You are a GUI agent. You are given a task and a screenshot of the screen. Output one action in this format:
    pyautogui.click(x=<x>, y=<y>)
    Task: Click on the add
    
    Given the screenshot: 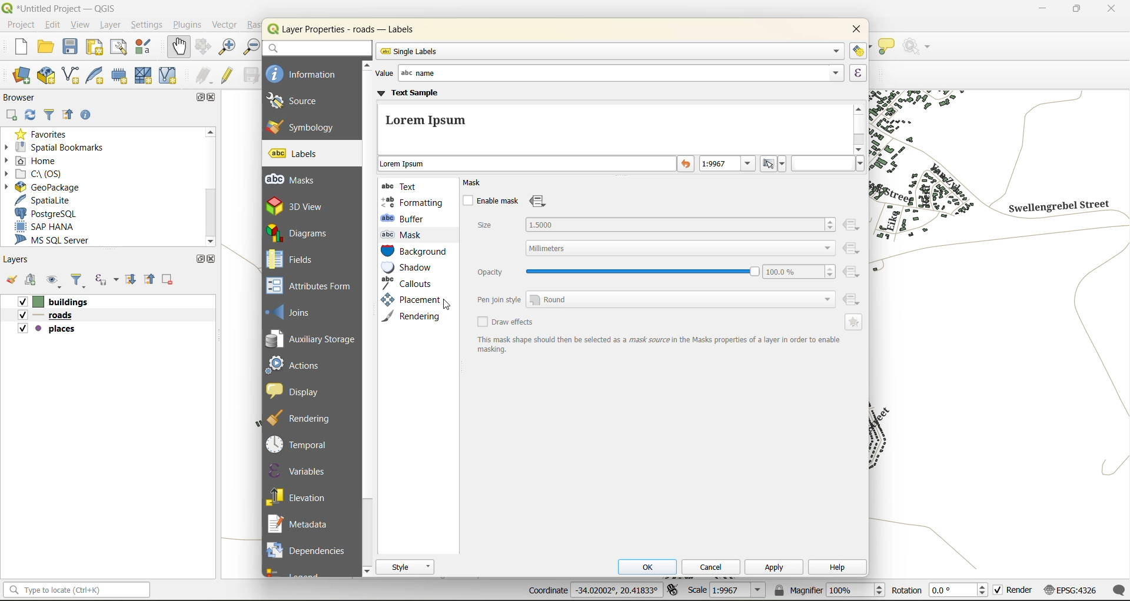 What is the action you would take?
    pyautogui.click(x=32, y=279)
    